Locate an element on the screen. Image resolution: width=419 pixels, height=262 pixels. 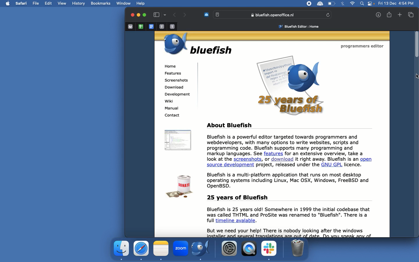
Bluefish is located at coordinates (203, 249).